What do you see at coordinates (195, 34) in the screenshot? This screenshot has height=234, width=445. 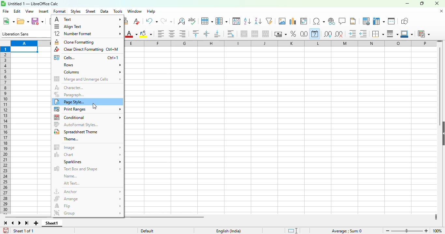 I see `align top` at bounding box center [195, 34].